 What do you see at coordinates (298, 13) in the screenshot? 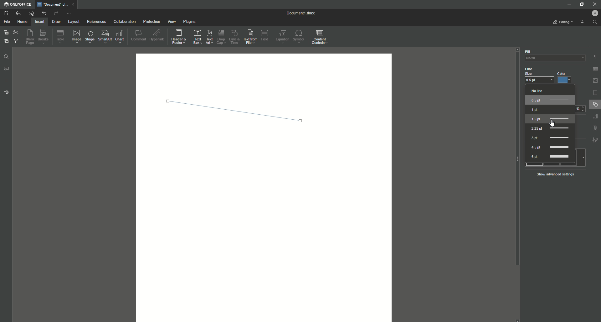
I see `Document1` at bounding box center [298, 13].